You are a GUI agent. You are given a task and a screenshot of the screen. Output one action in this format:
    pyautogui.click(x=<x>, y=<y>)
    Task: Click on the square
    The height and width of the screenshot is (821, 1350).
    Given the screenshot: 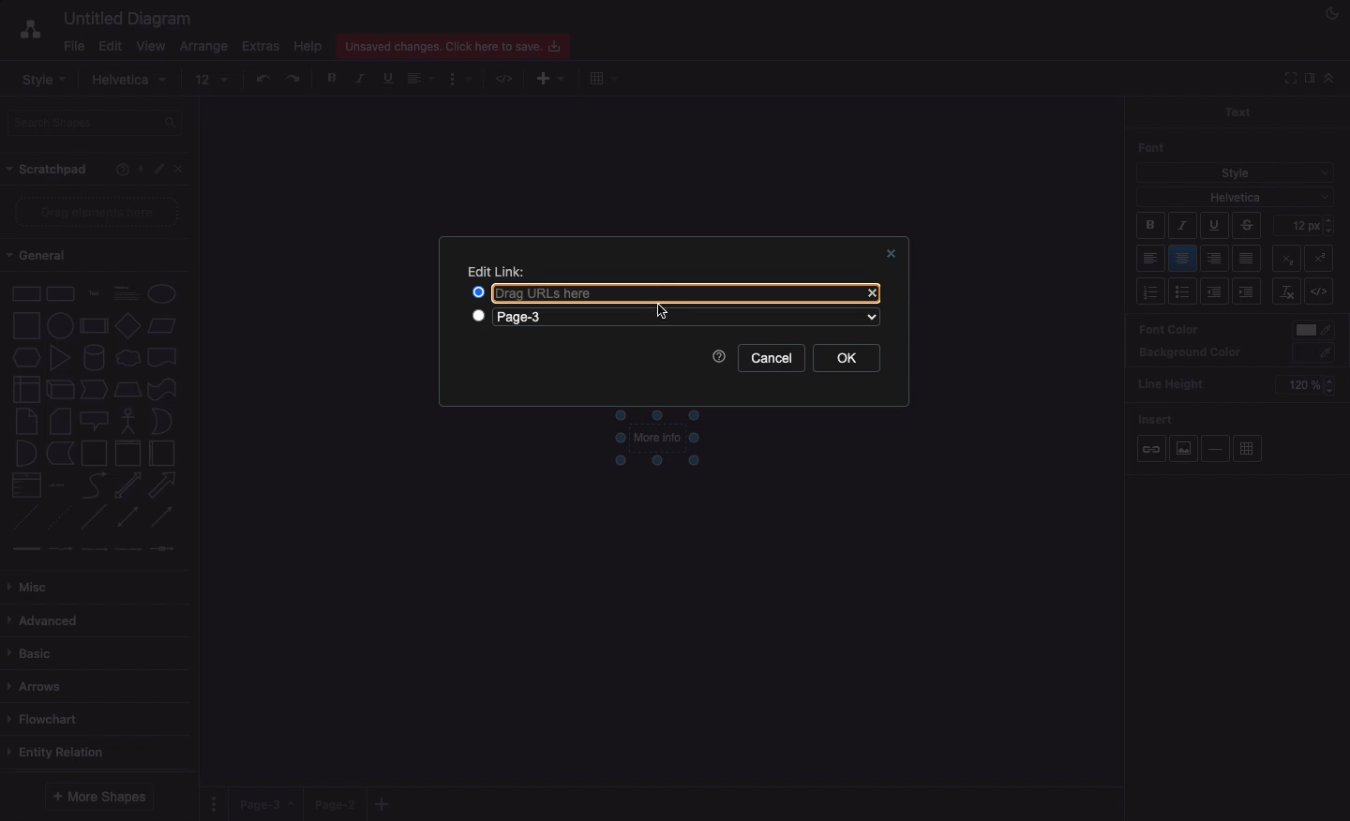 What is the action you would take?
    pyautogui.click(x=26, y=325)
    